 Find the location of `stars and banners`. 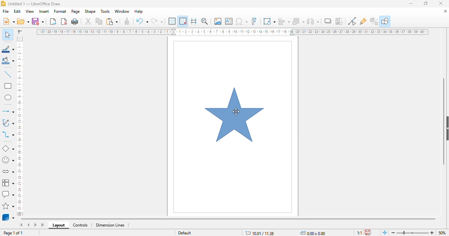

stars and banners is located at coordinates (8, 206).